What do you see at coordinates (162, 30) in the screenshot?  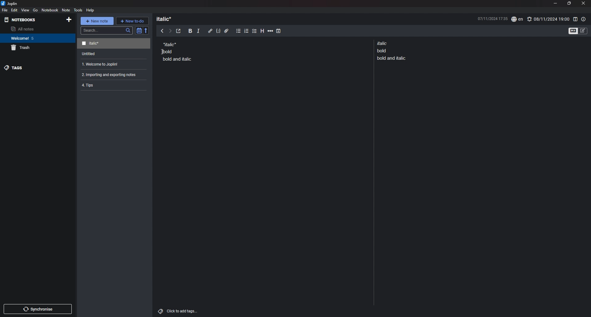 I see `previous` at bounding box center [162, 30].